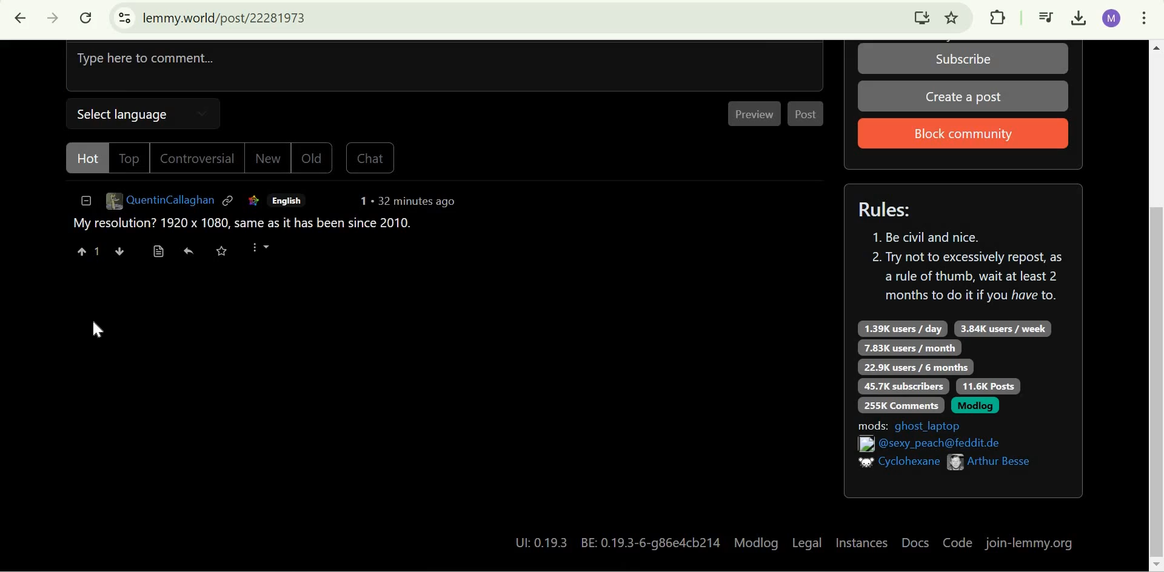  I want to click on Block Community, so click(965, 132).